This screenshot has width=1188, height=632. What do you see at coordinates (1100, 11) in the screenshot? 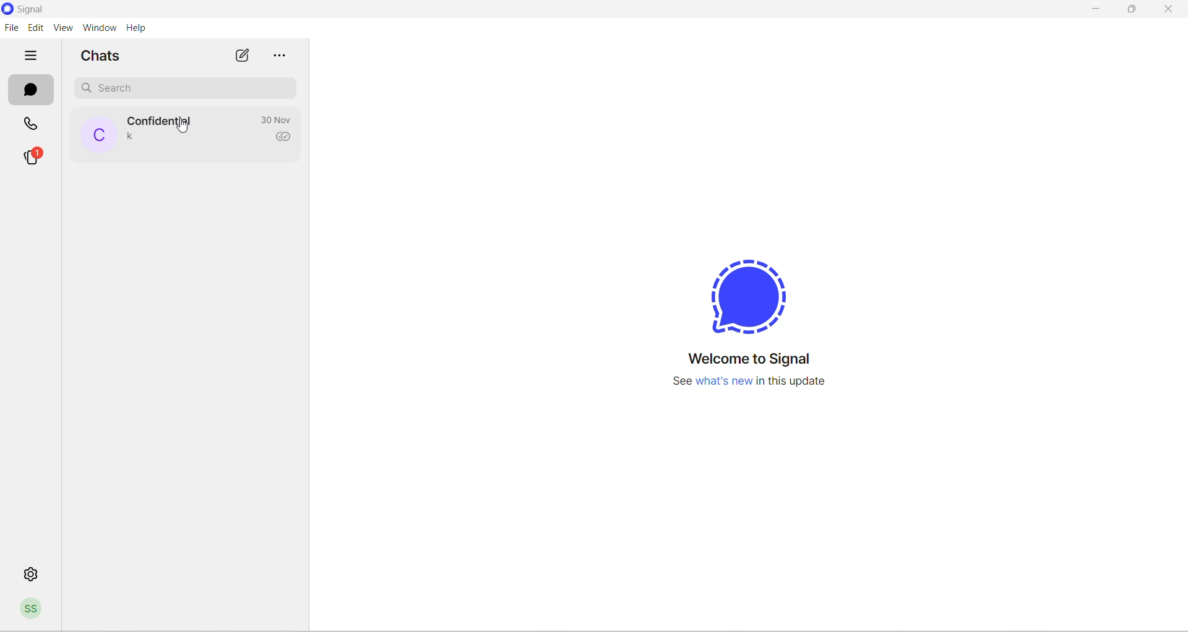
I see `minimize` at bounding box center [1100, 11].